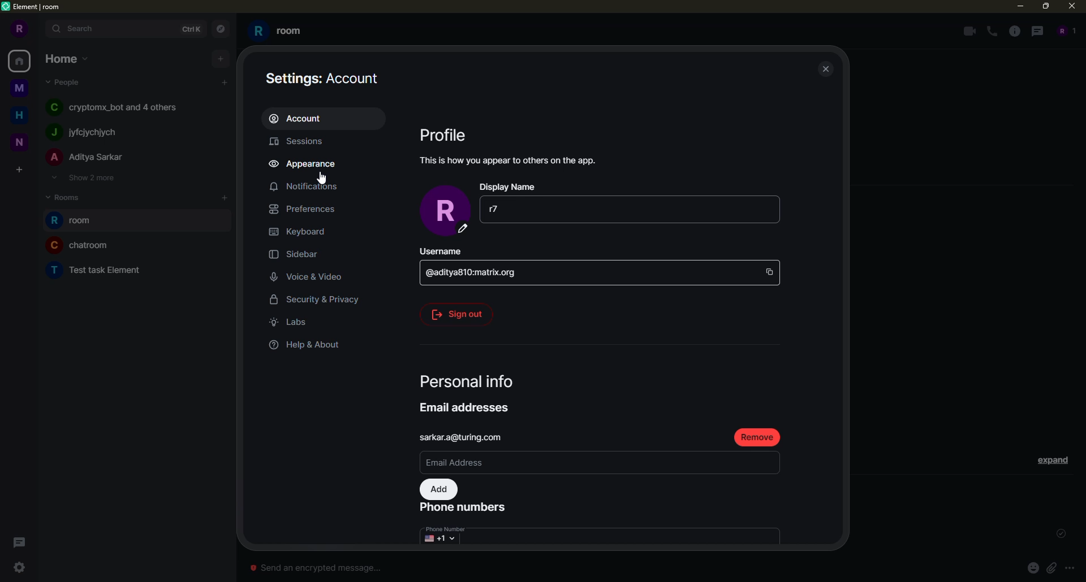  Describe the element at coordinates (21, 60) in the screenshot. I see `home` at that location.